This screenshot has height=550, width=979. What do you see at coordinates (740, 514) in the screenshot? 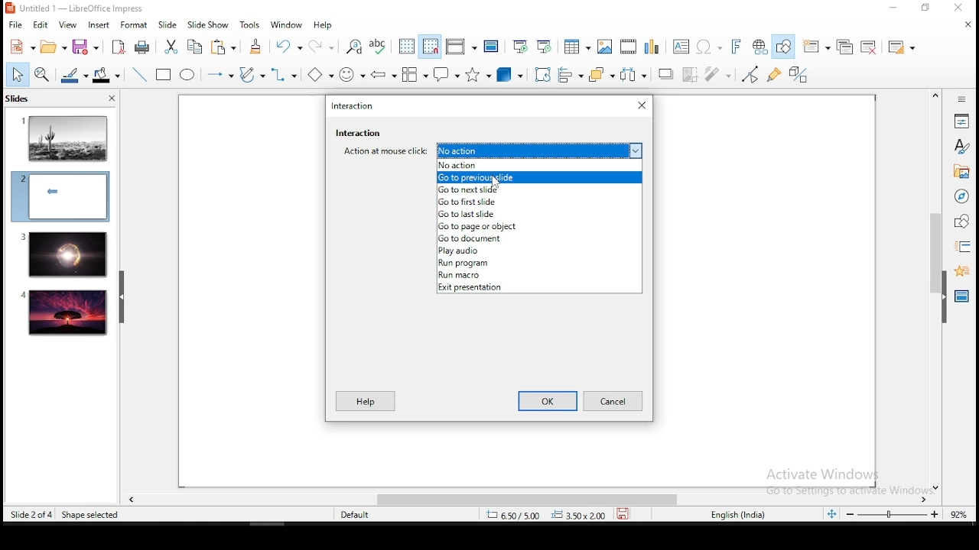
I see `english (india)` at bounding box center [740, 514].